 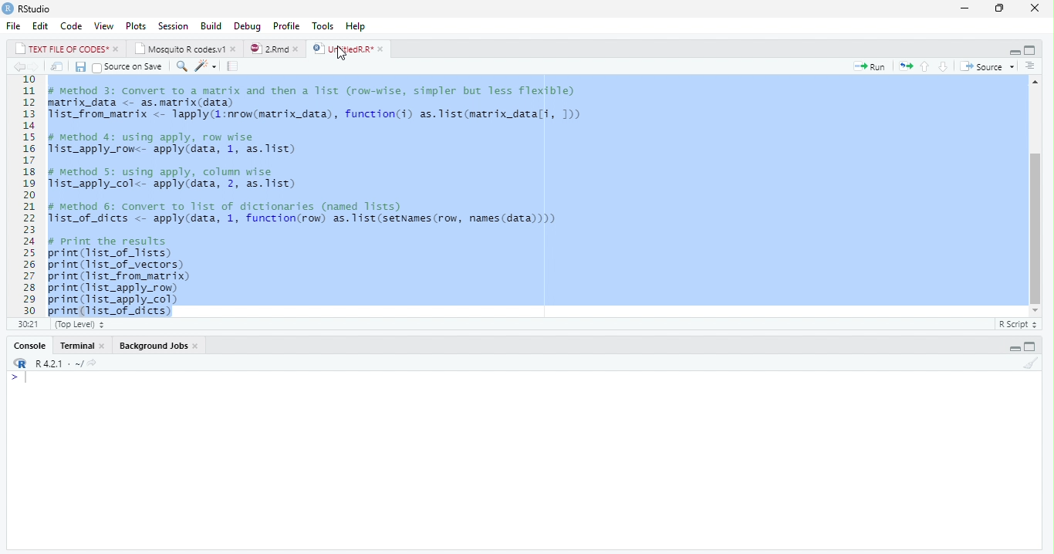 I want to click on scrollbar, so click(x=1035, y=196).